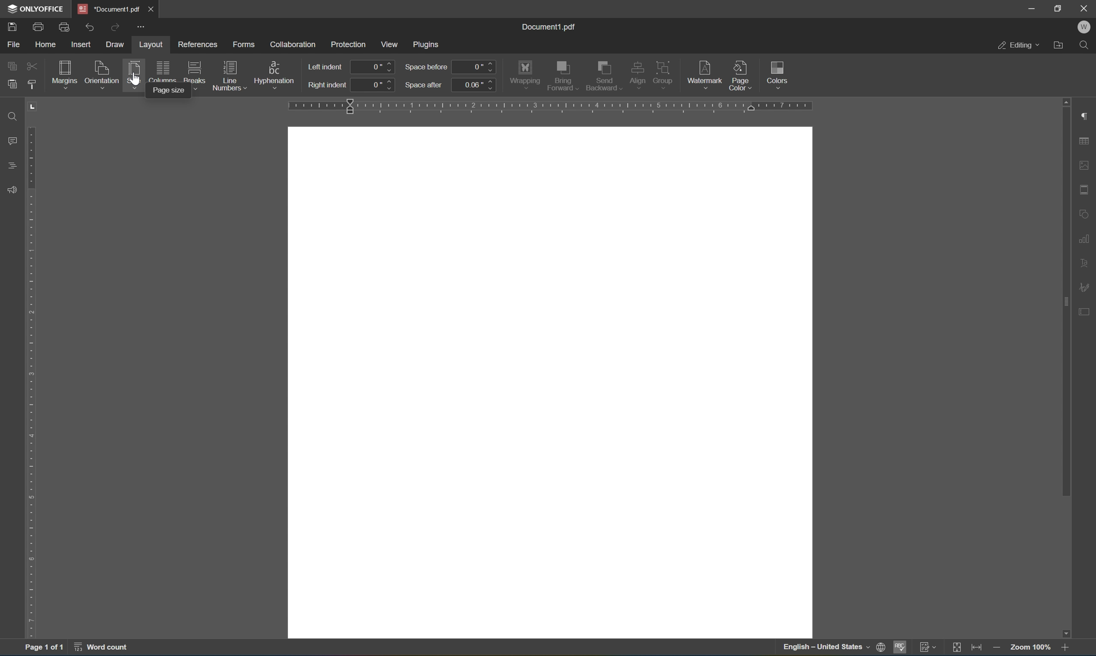 This screenshot has width=1096, height=656. Describe the element at coordinates (10, 190) in the screenshot. I see `feedback & support` at that location.